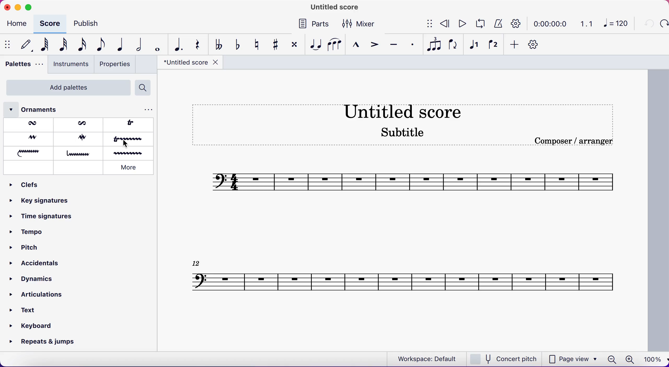 This screenshot has width=669, height=367. What do you see at coordinates (65, 87) in the screenshot?
I see `add palettes` at bounding box center [65, 87].